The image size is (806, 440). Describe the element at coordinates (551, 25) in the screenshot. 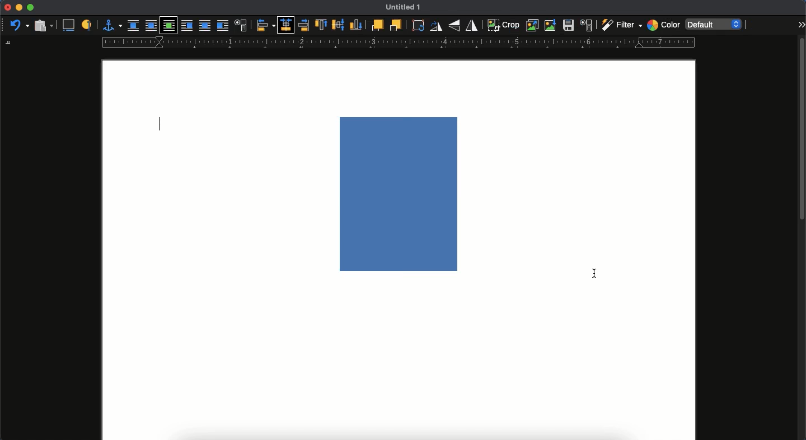

I see `compress` at that location.